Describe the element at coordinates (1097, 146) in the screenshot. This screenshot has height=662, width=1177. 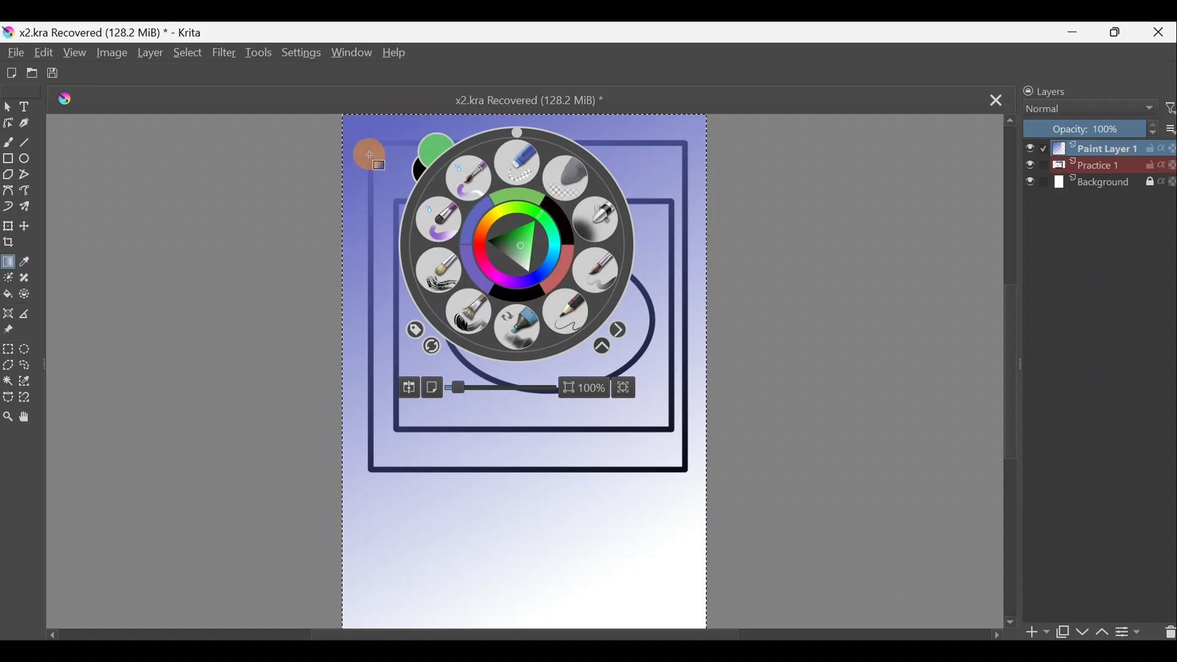
I see `Layer 1` at that location.